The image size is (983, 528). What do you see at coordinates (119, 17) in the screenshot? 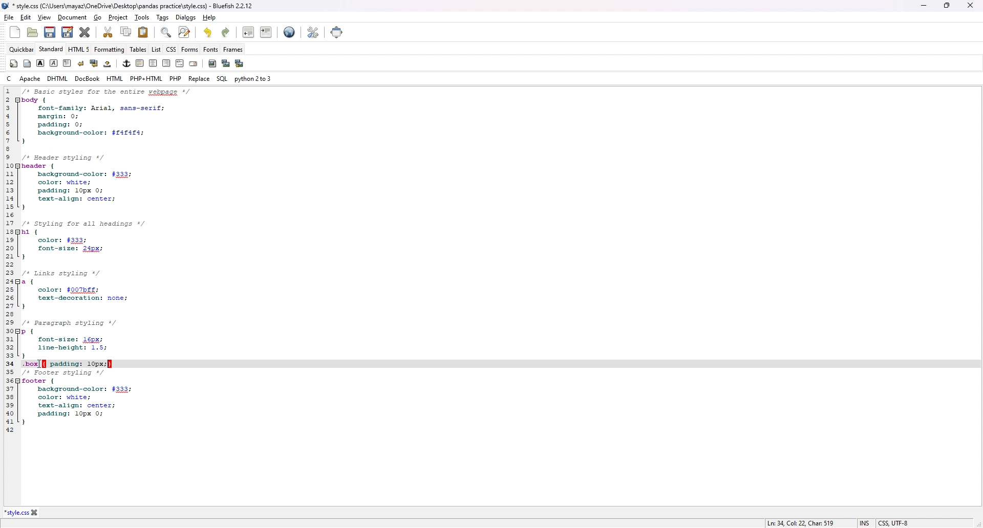
I see `project` at bounding box center [119, 17].